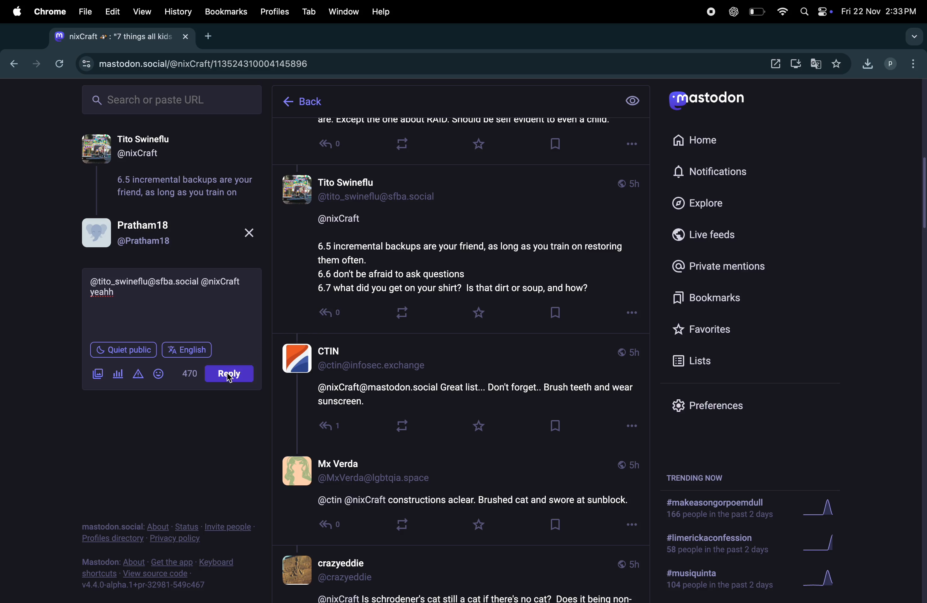 The image size is (927, 603). I want to click on Read, so click(333, 146).